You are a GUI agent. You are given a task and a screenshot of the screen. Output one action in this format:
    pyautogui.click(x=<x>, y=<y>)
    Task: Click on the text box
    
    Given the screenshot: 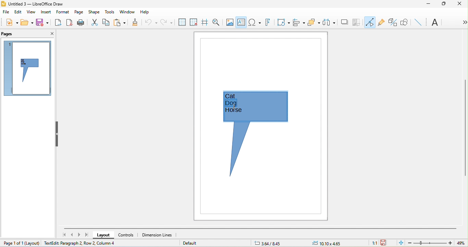 What is the action you would take?
    pyautogui.click(x=241, y=23)
    